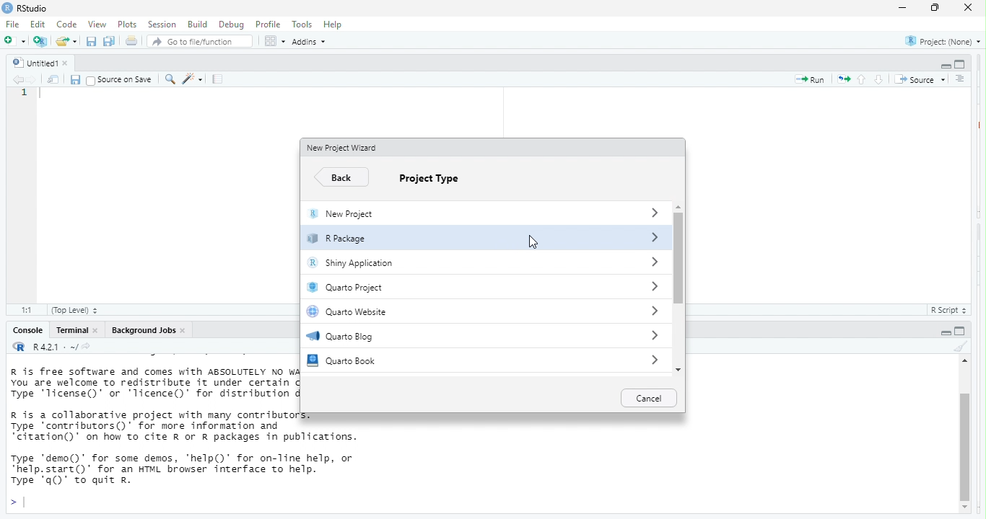  Describe the element at coordinates (71, 63) in the screenshot. I see `close` at that location.